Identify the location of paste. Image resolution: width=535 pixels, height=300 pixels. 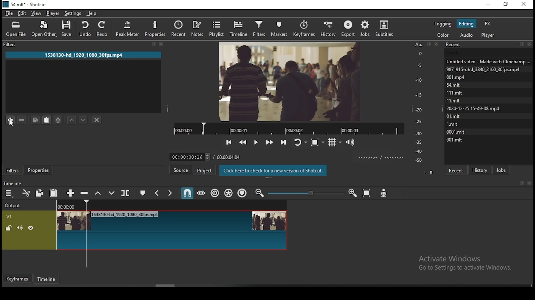
(54, 193).